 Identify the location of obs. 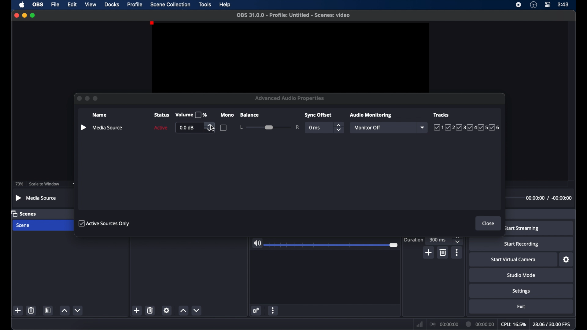
(38, 5).